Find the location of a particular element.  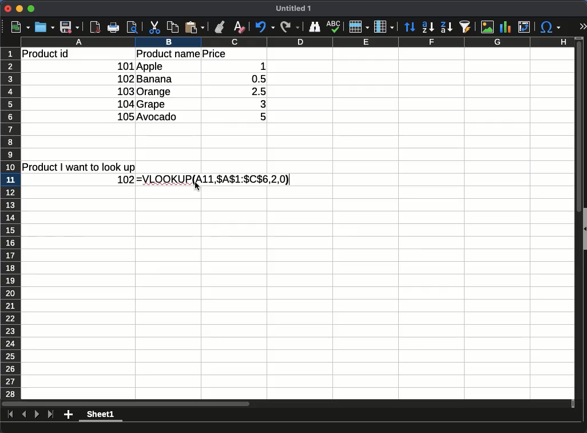

expand is located at coordinates (582, 26).